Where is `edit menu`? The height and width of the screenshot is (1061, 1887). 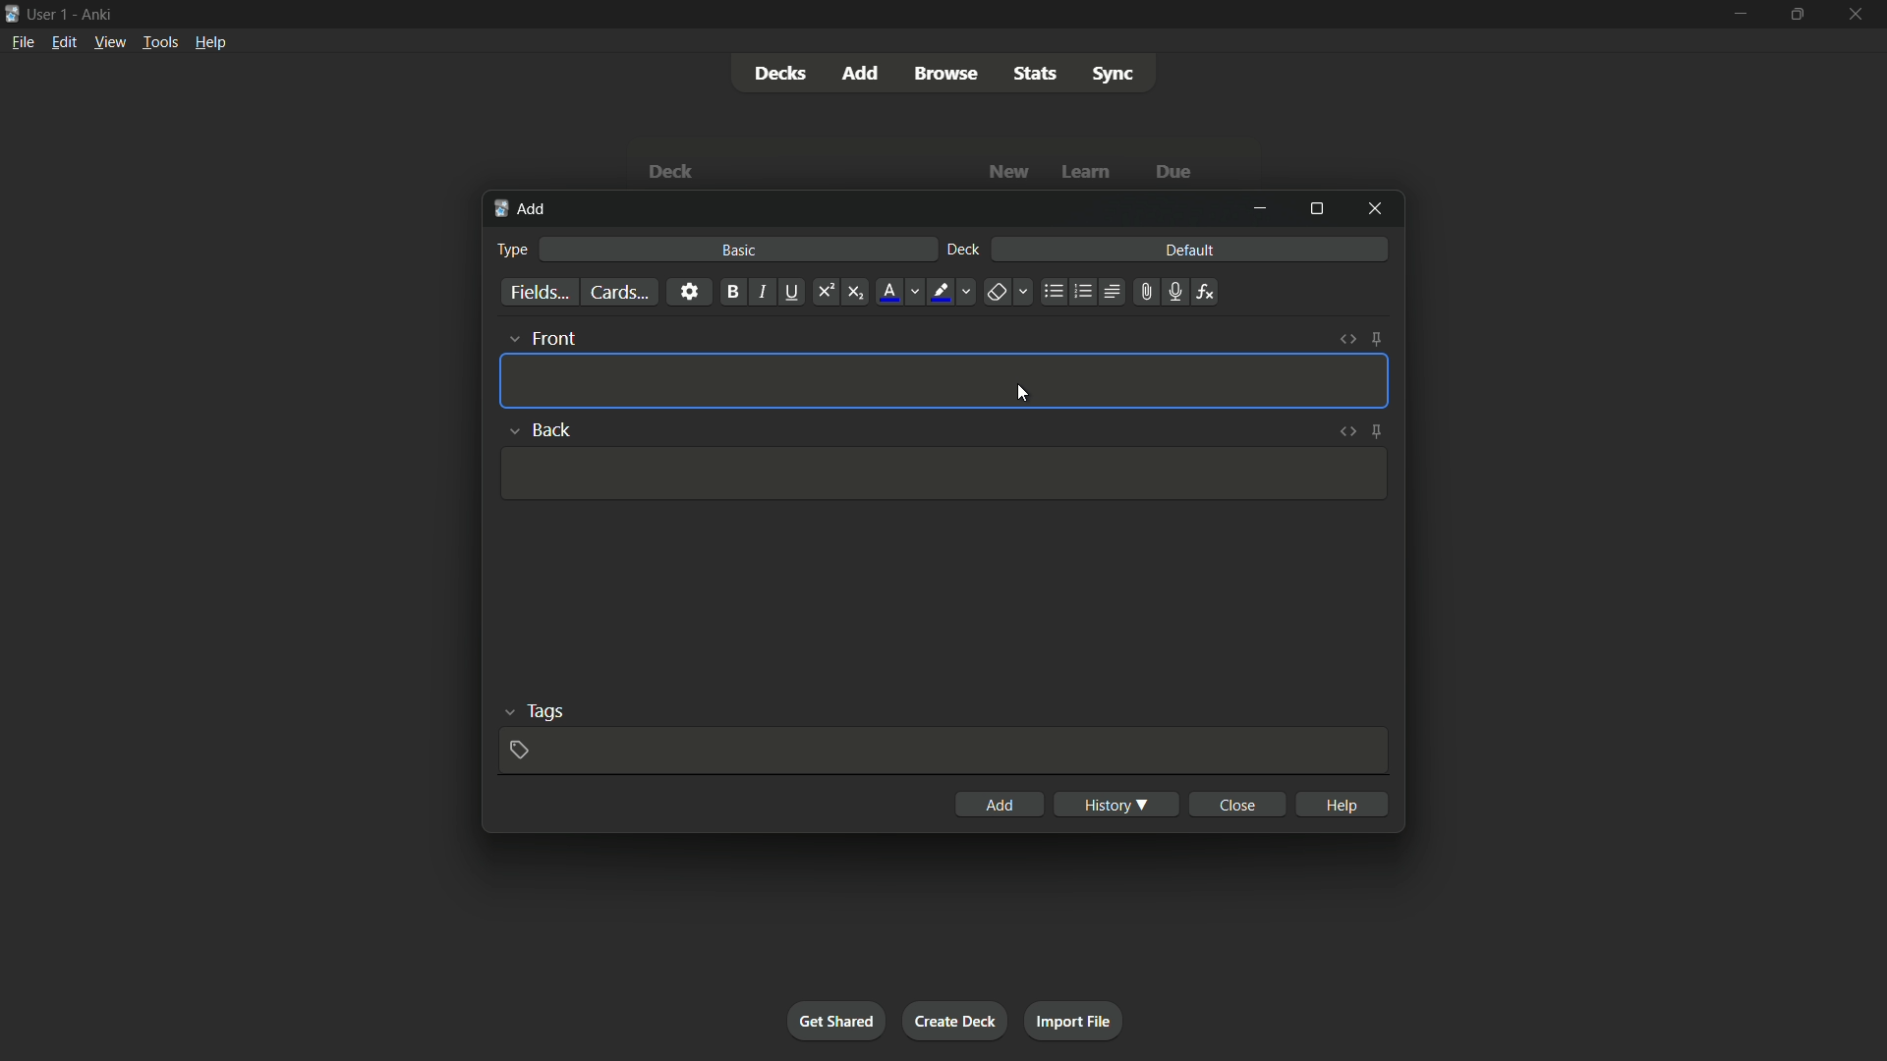
edit menu is located at coordinates (65, 41).